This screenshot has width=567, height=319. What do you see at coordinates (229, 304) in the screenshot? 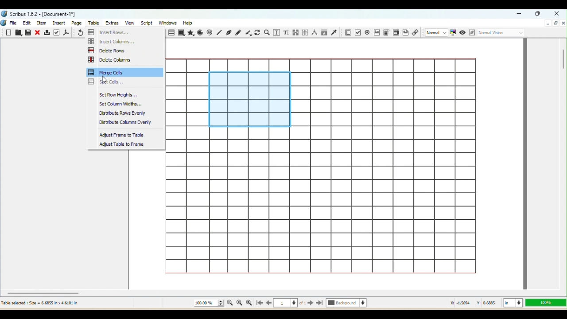
I see `Zoom out` at bounding box center [229, 304].